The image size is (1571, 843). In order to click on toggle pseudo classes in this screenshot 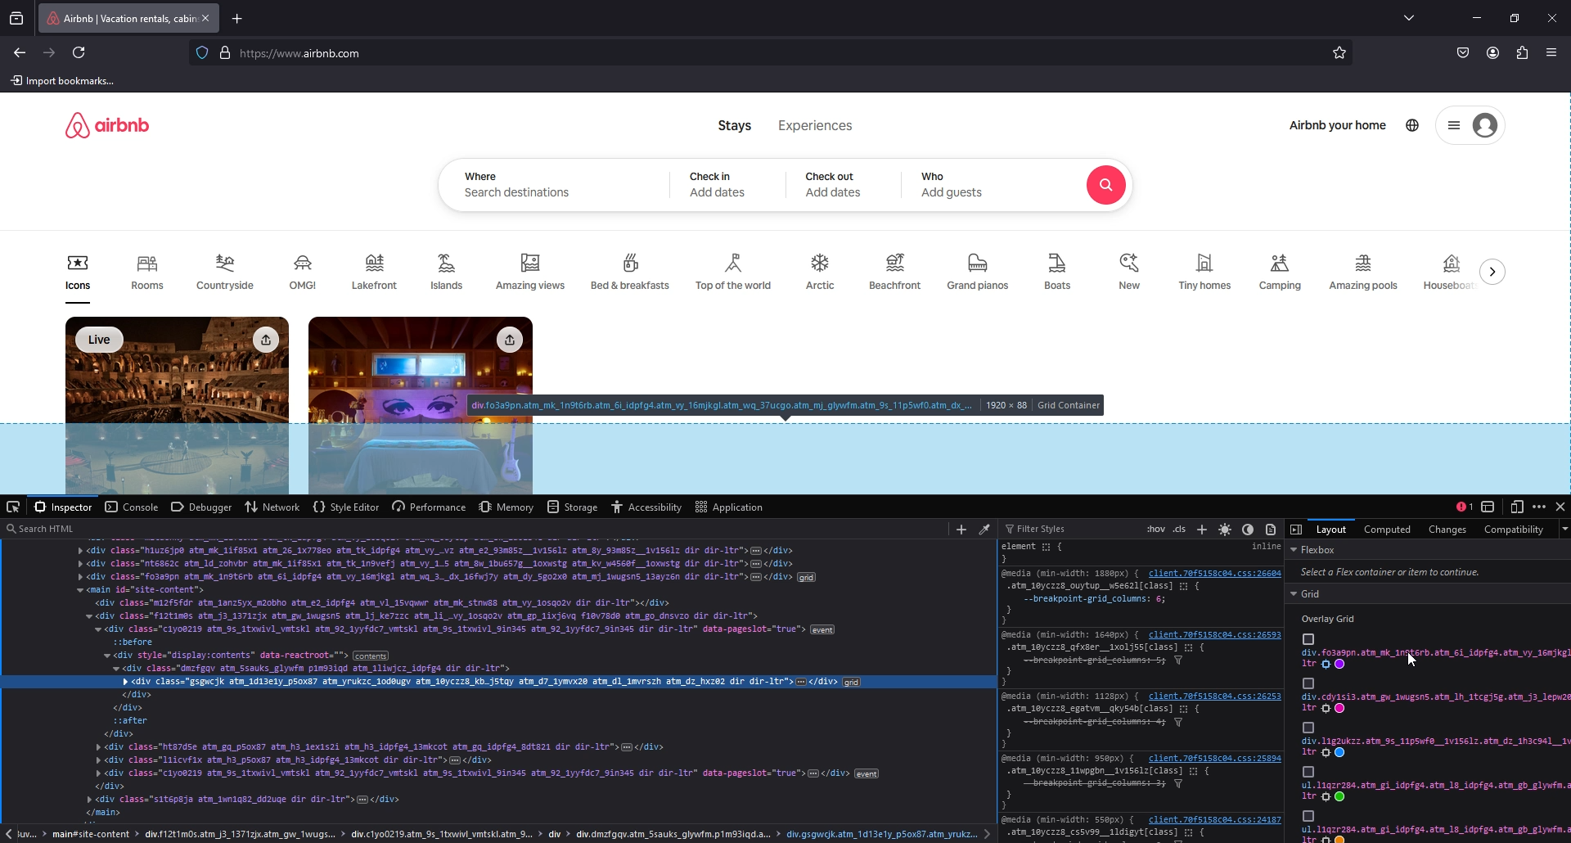, I will do `click(1155, 530)`.